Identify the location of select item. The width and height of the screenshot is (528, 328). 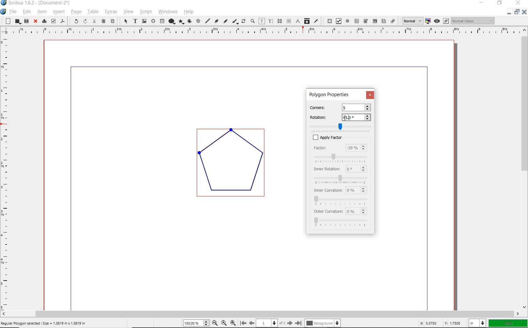
(125, 21).